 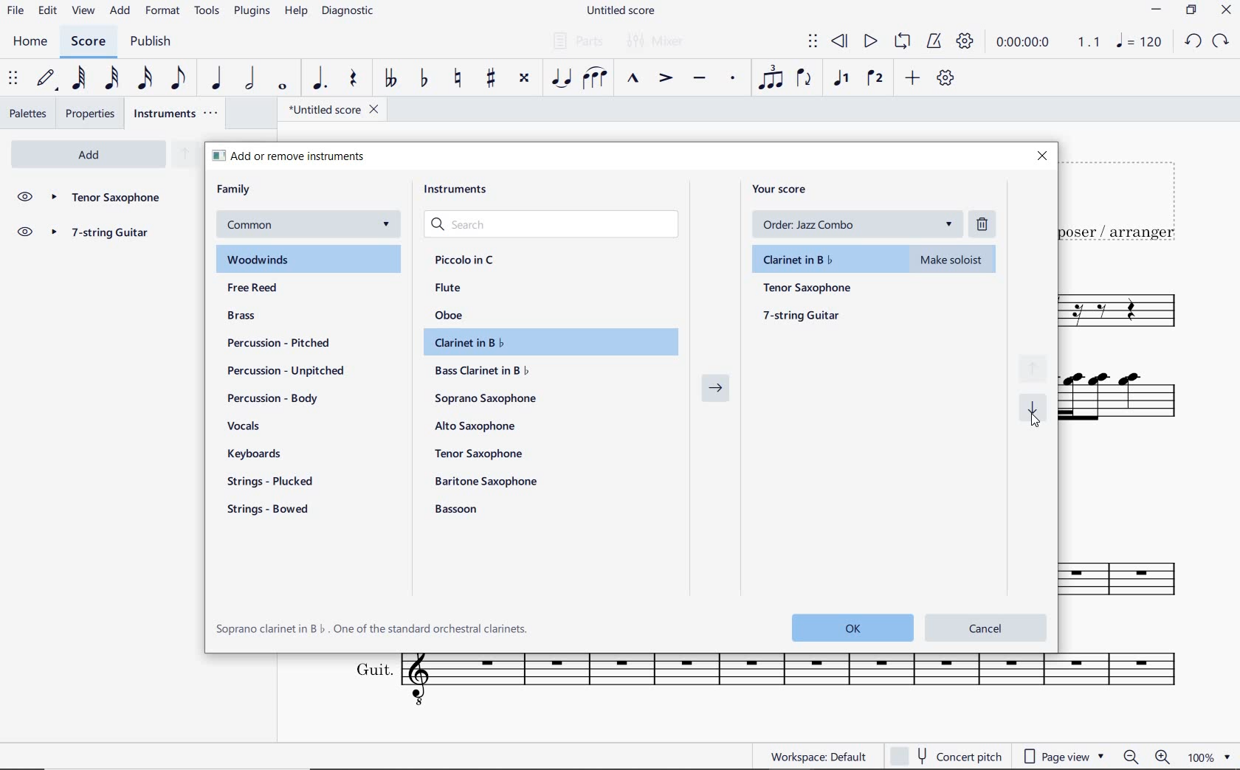 What do you see at coordinates (933, 42) in the screenshot?
I see `METRONOME` at bounding box center [933, 42].